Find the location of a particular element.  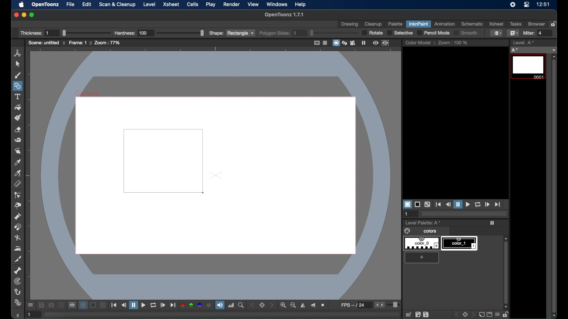

stop is located at coordinates (466, 314).